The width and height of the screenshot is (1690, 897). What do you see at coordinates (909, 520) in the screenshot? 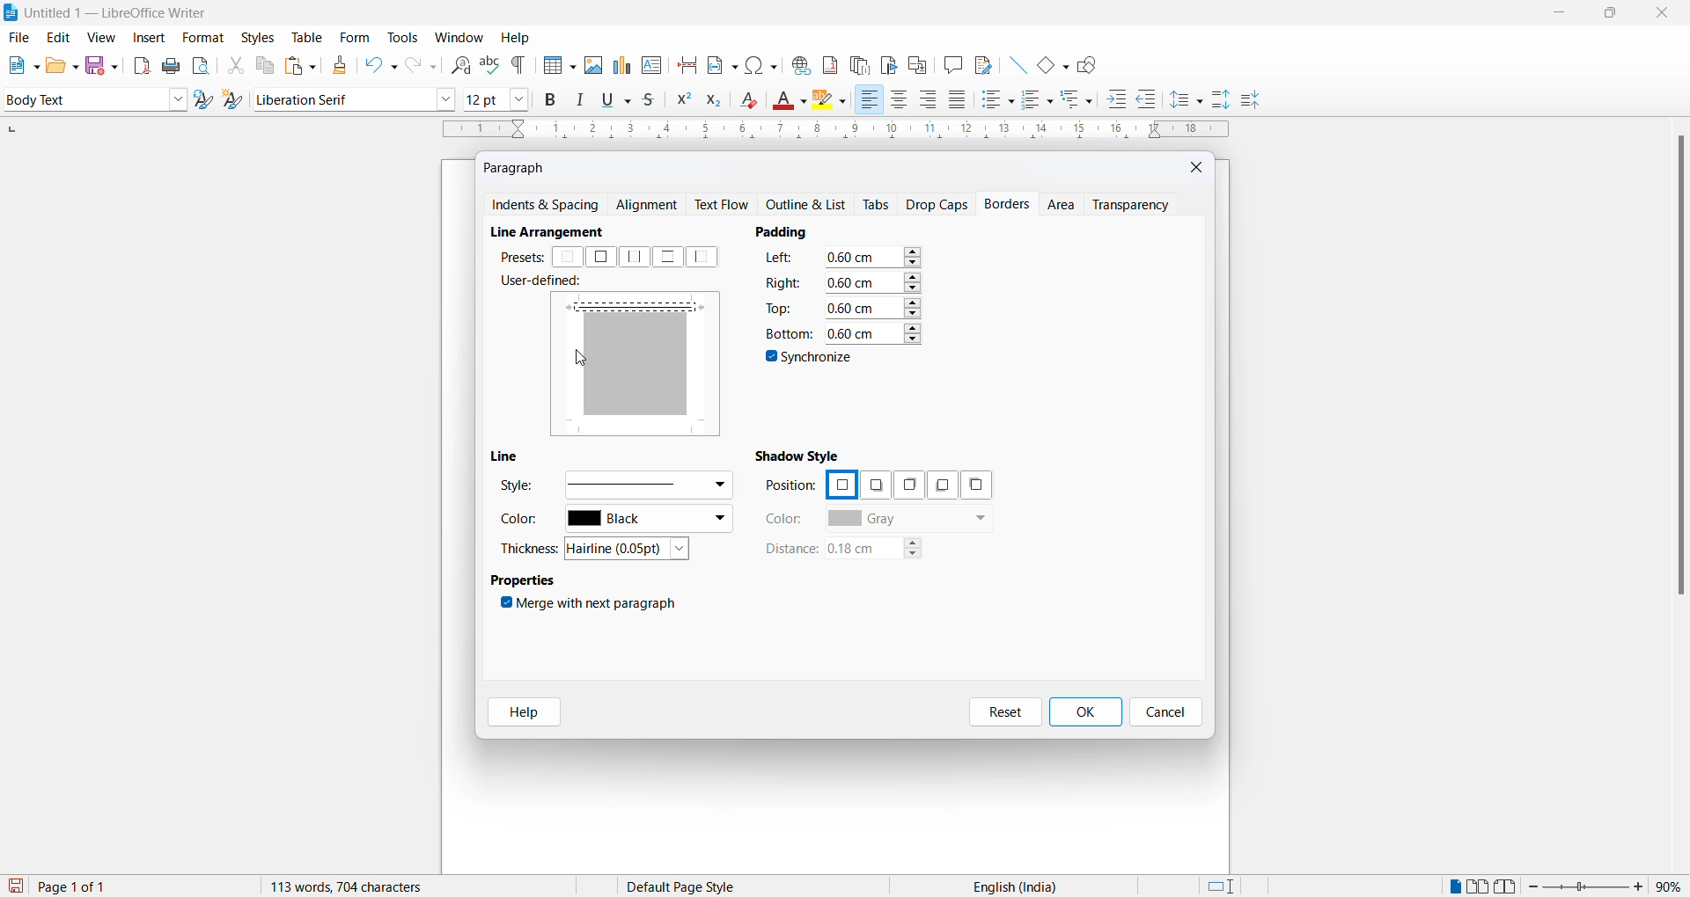
I see `color options` at bounding box center [909, 520].